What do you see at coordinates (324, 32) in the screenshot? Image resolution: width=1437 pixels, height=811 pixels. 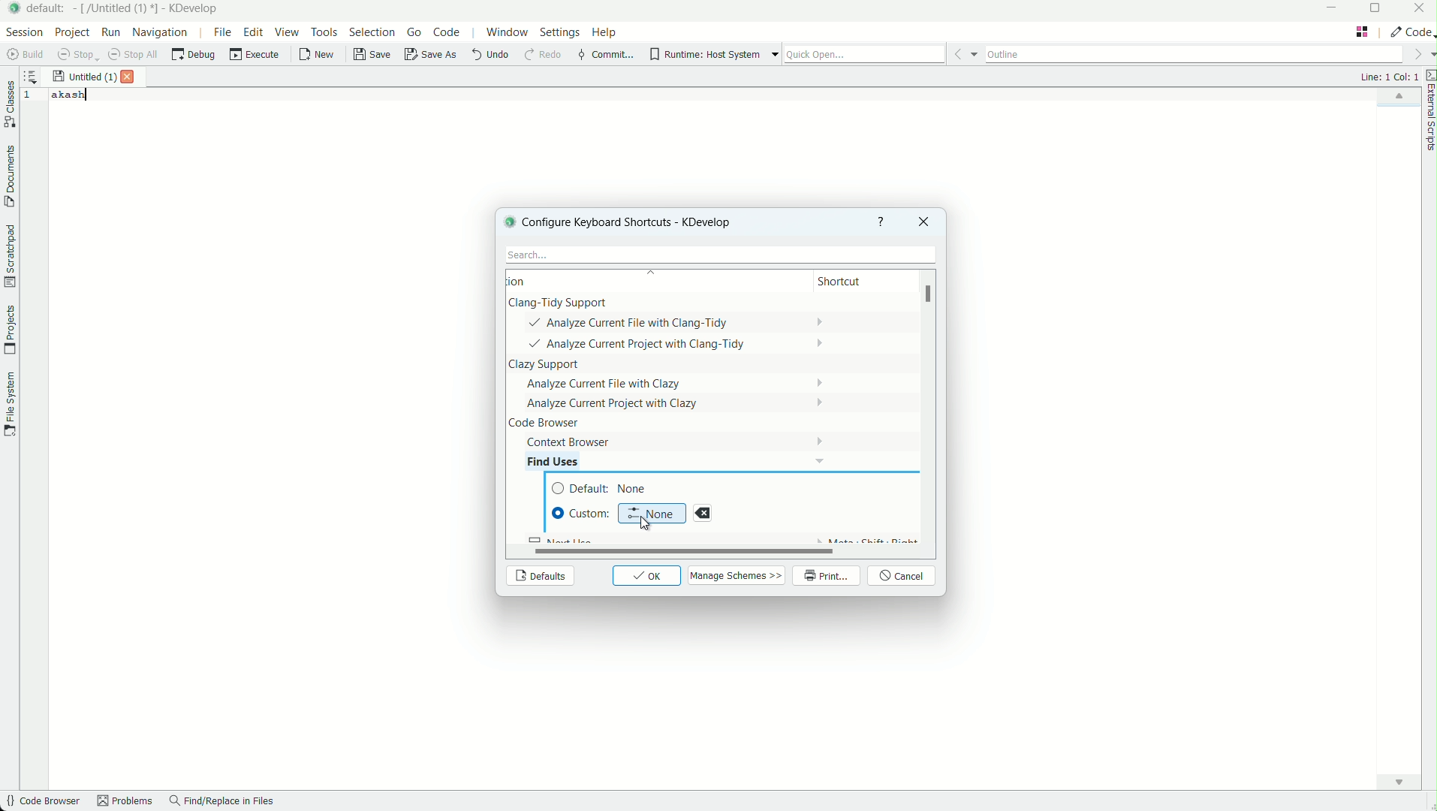 I see `tools menu` at bounding box center [324, 32].